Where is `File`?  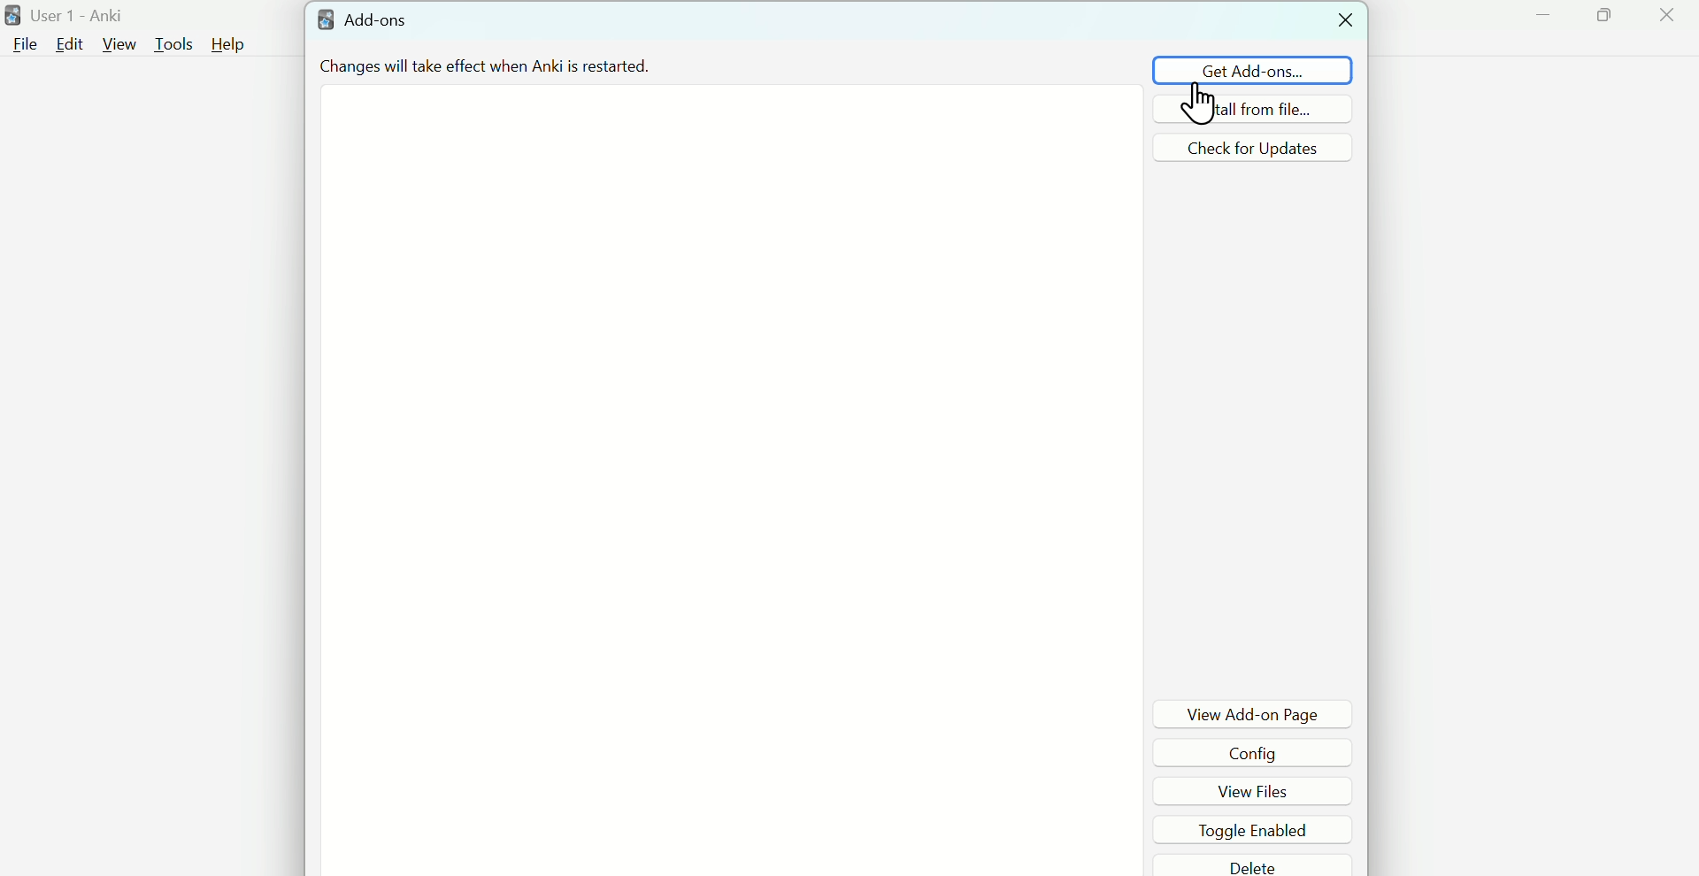 File is located at coordinates (22, 43).